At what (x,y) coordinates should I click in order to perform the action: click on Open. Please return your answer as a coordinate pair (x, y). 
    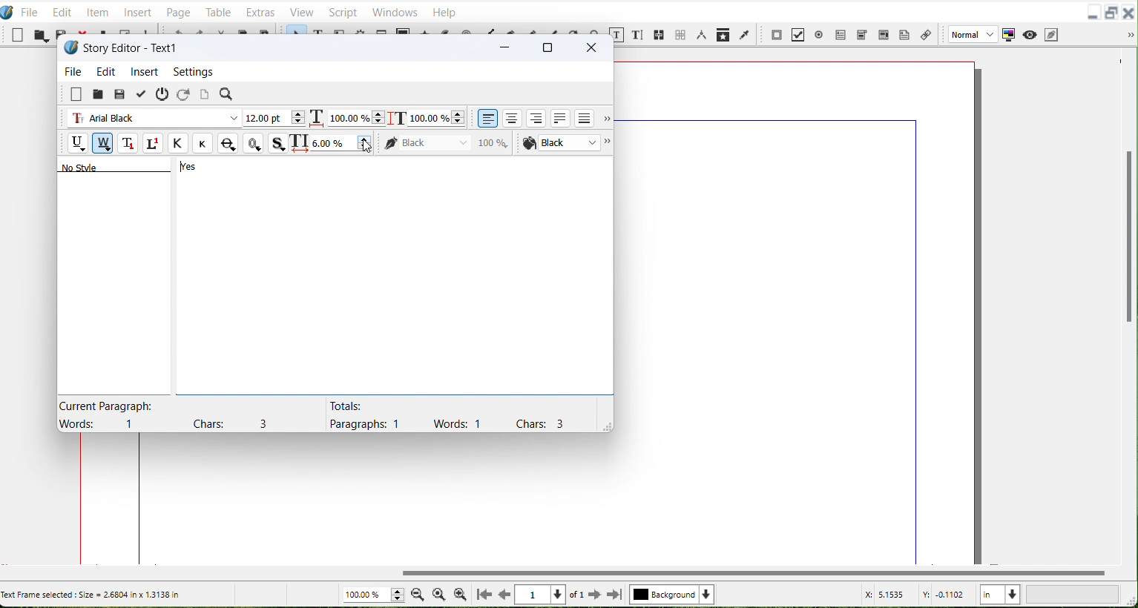
    Looking at the image, I should click on (40, 35).